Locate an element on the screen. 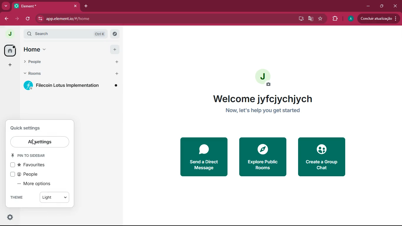 Image resolution: width=402 pixels, height=226 pixels. j is located at coordinates (9, 34).